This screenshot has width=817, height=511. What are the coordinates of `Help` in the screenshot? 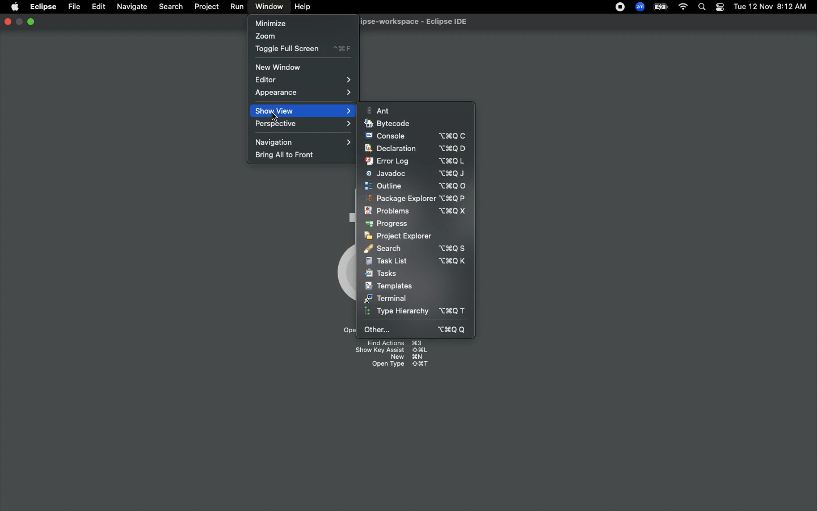 It's located at (303, 7).